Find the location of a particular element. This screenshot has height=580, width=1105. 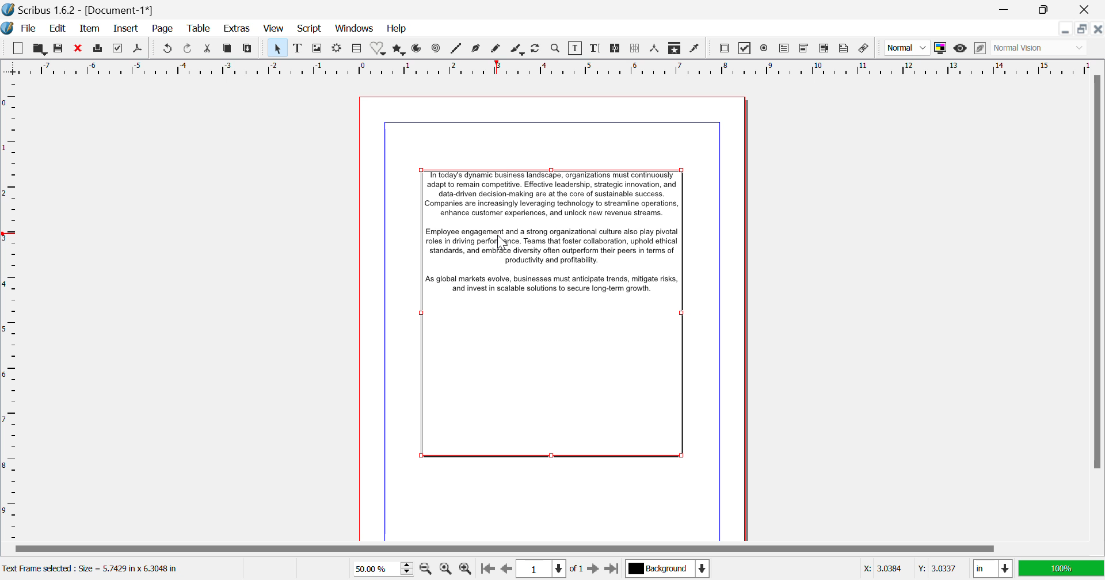

Close is located at coordinates (1085, 10).